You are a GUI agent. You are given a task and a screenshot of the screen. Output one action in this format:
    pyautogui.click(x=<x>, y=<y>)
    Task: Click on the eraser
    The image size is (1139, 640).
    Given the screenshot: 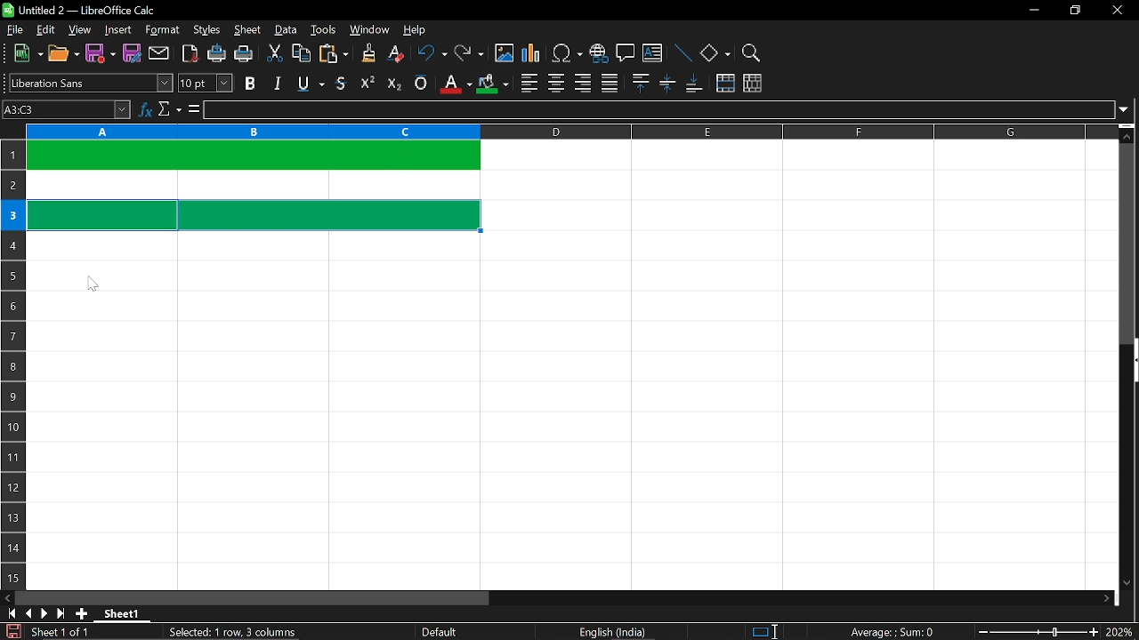 What is the action you would take?
    pyautogui.click(x=393, y=54)
    